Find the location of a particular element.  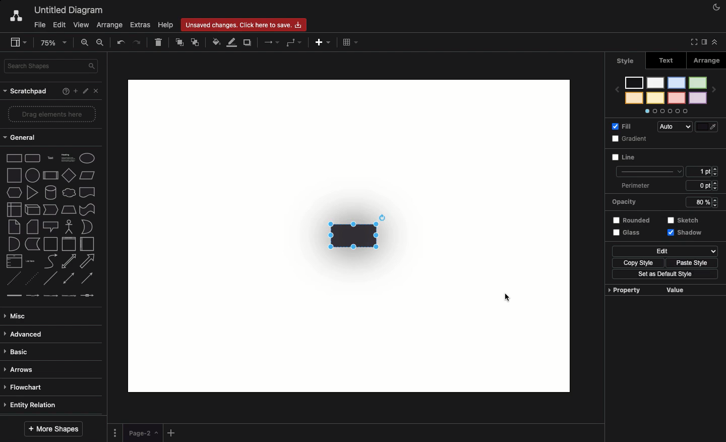

Redo is located at coordinates (138, 44).